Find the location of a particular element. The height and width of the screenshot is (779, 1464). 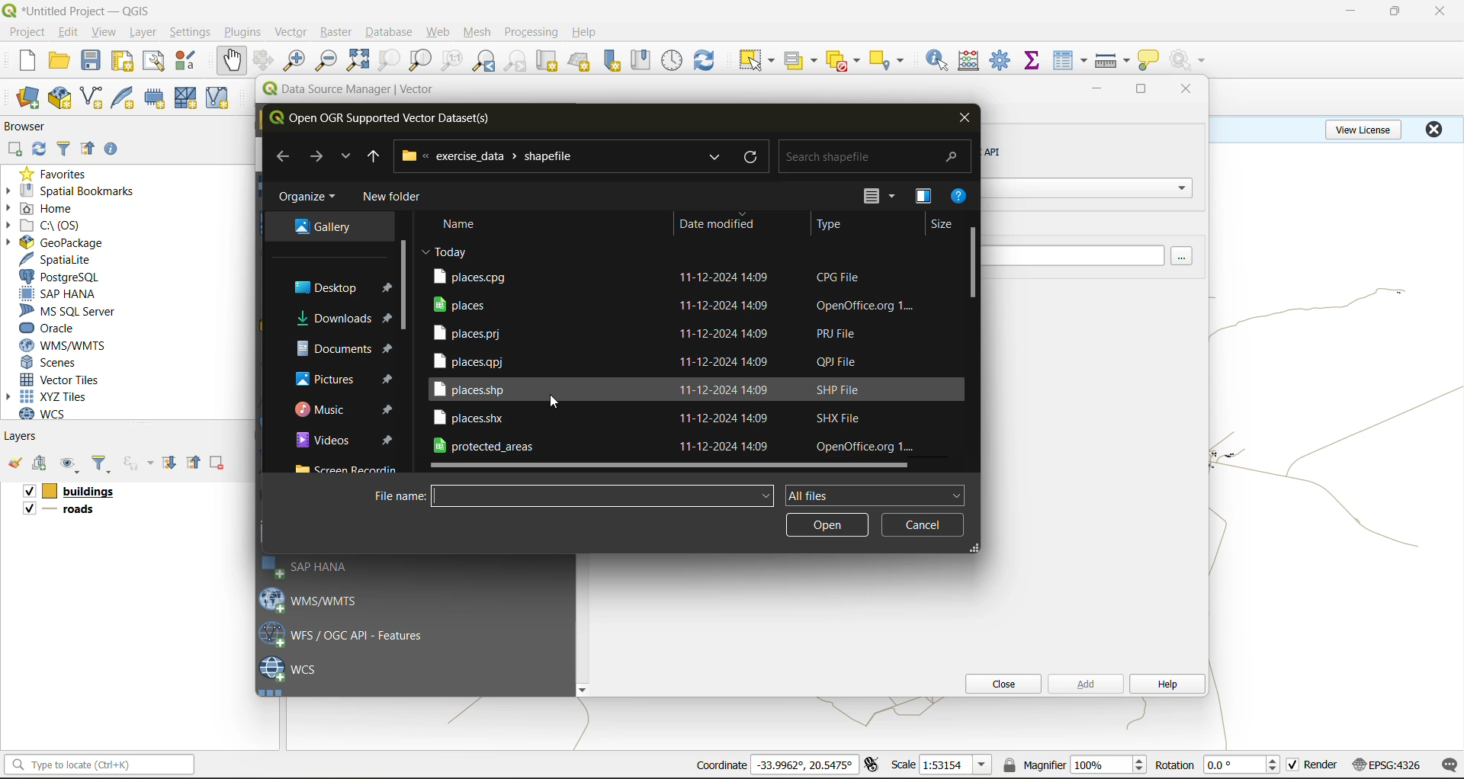

project is located at coordinates (27, 33).